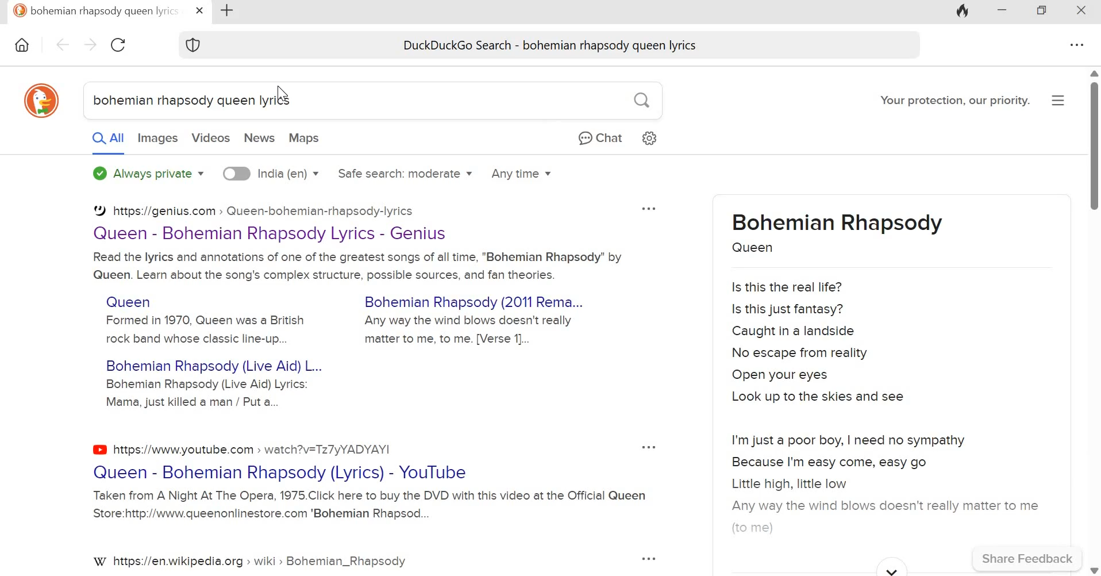  Describe the element at coordinates (893, 409) in the screenshot. I see `Is this the real life?

Is this just fantasy?

Caught in a landside

No escape from reality

Open your eyes

Look up to the skies and see

I'm just a poor boy, | need no sympathy

Because I'm easy come, easy go

Little high, little low

Any way the wind blows doesn't really matter to me` at that location.